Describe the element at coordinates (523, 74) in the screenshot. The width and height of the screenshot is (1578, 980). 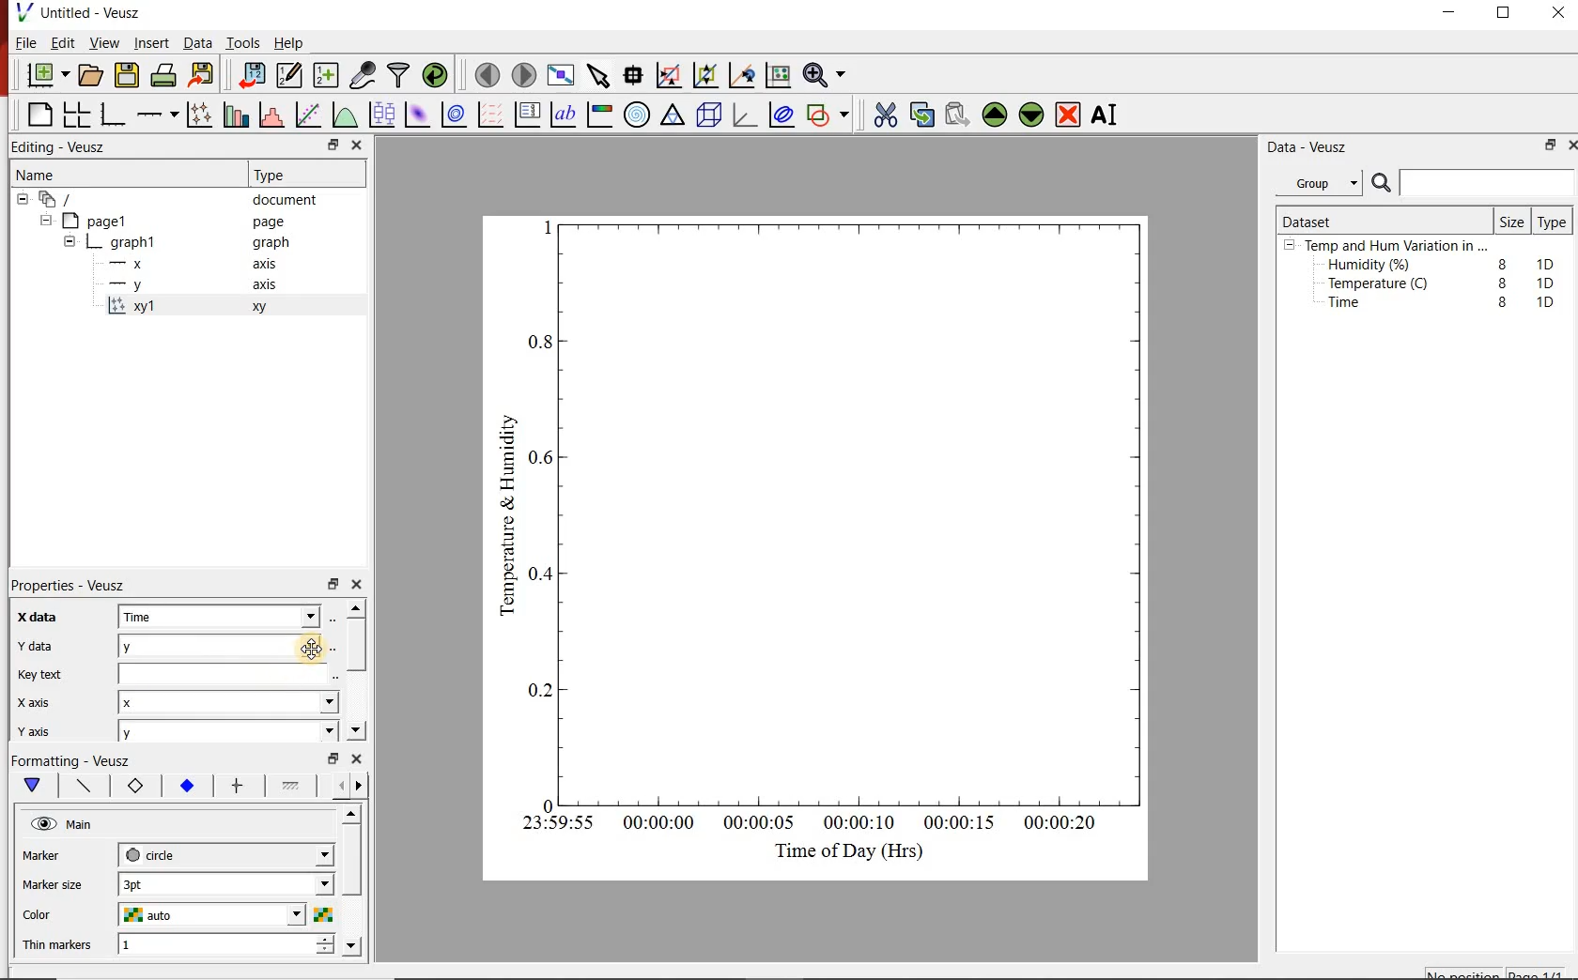
I see `move to the next page` at that location.